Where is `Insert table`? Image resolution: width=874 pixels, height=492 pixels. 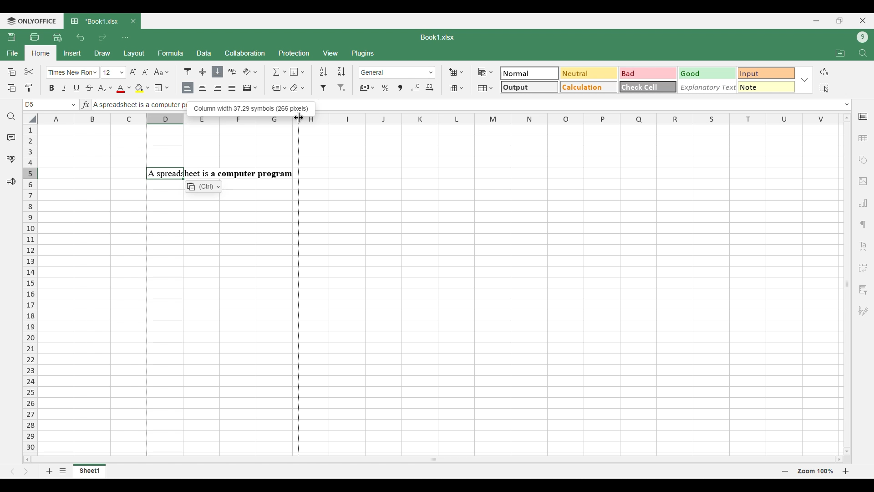
Insert table is located at coordinates (864, 138).